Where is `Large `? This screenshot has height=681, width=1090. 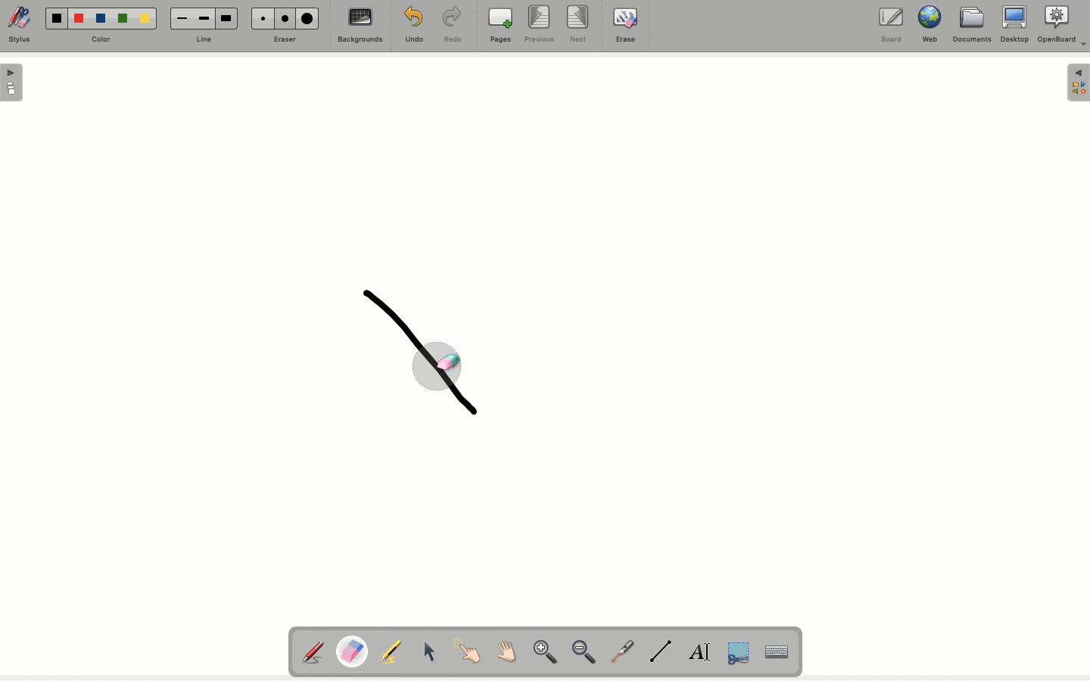 Large  is located at coordinates (310, 18).